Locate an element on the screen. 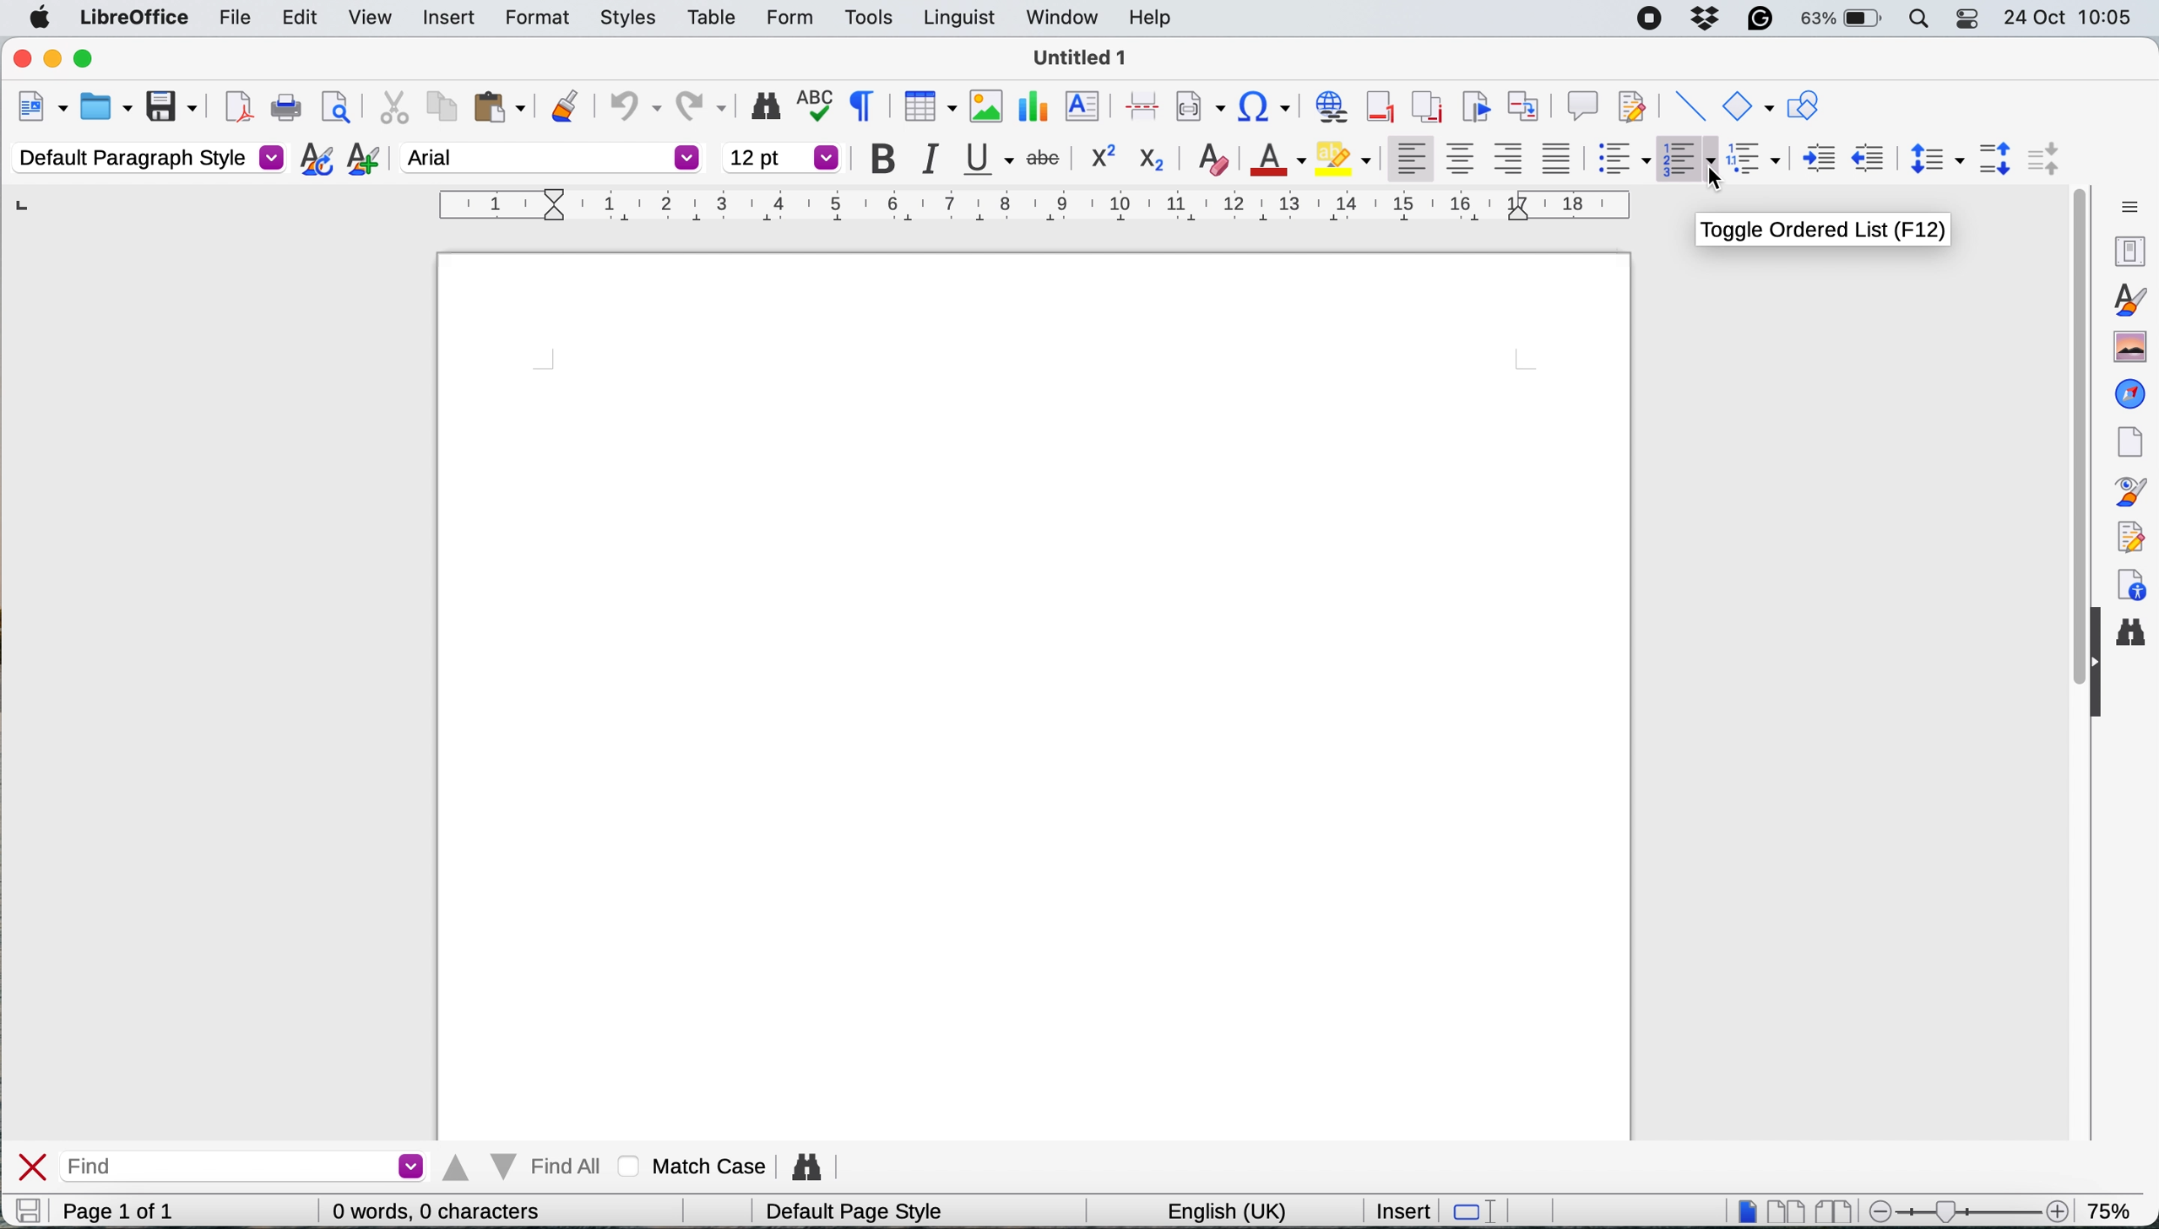  print preview is located at coordinates (335, 107).